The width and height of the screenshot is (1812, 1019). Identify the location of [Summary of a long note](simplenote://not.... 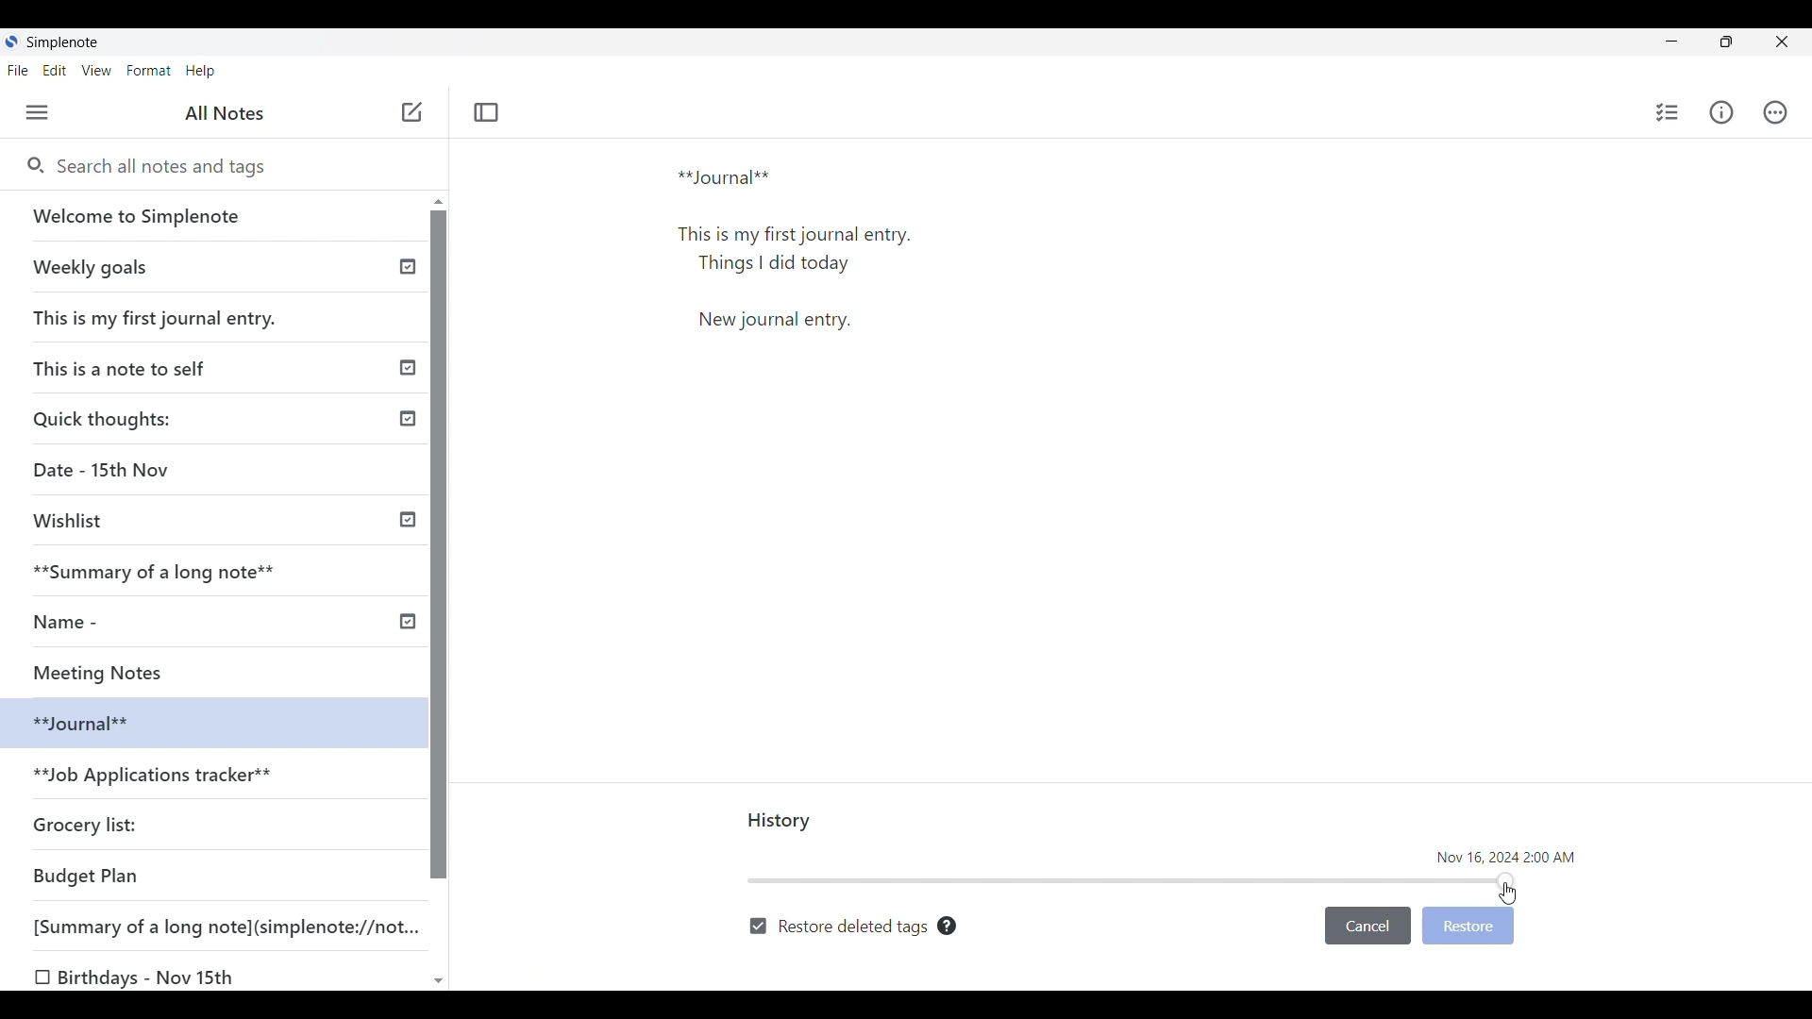
(235, 926).